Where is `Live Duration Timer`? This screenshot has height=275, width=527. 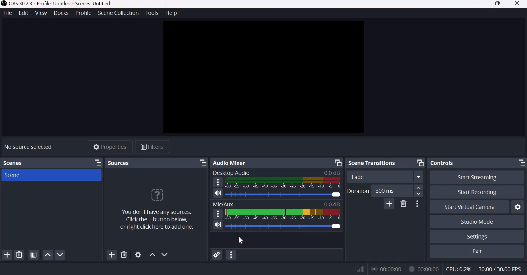
Live Duration Timer is located at coordinates (386, 270).